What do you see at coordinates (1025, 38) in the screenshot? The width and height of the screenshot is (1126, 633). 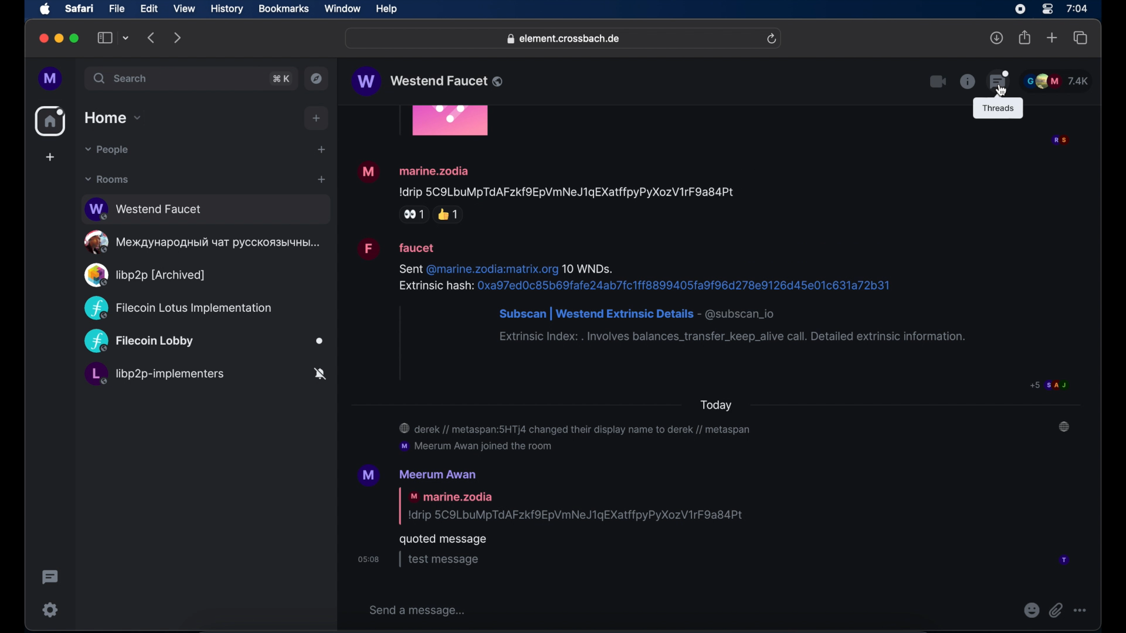 I see `share` at bounding box center [1025, 38].